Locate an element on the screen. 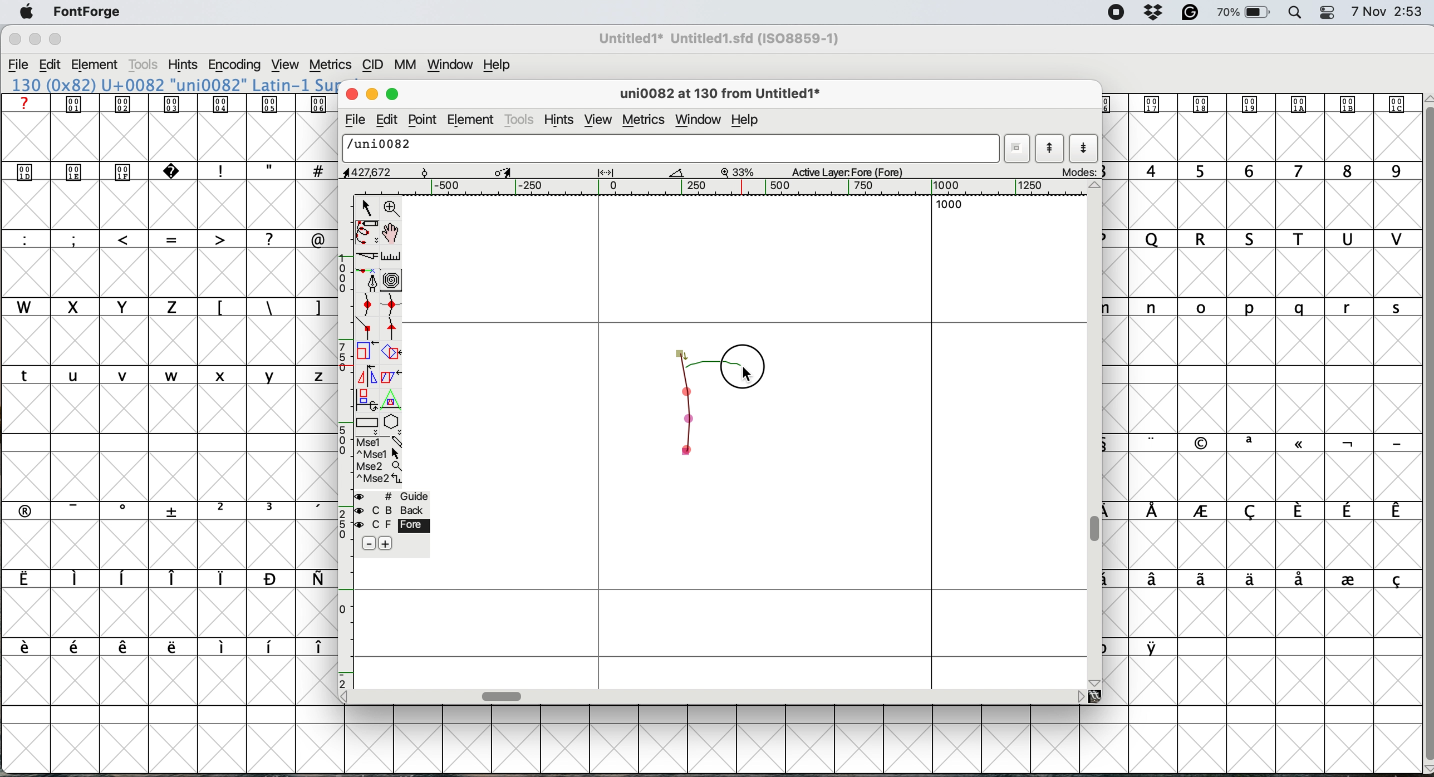  vertical scale is located at coordinates (343, 441).